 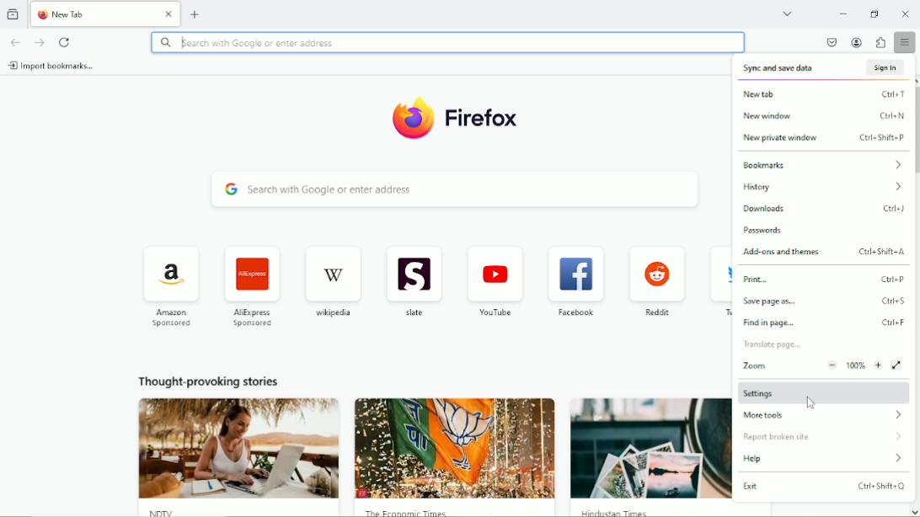 What do you see at coordinates (250, 273) in the screenshot?
I see `icon` at bounding box center [250, 273].